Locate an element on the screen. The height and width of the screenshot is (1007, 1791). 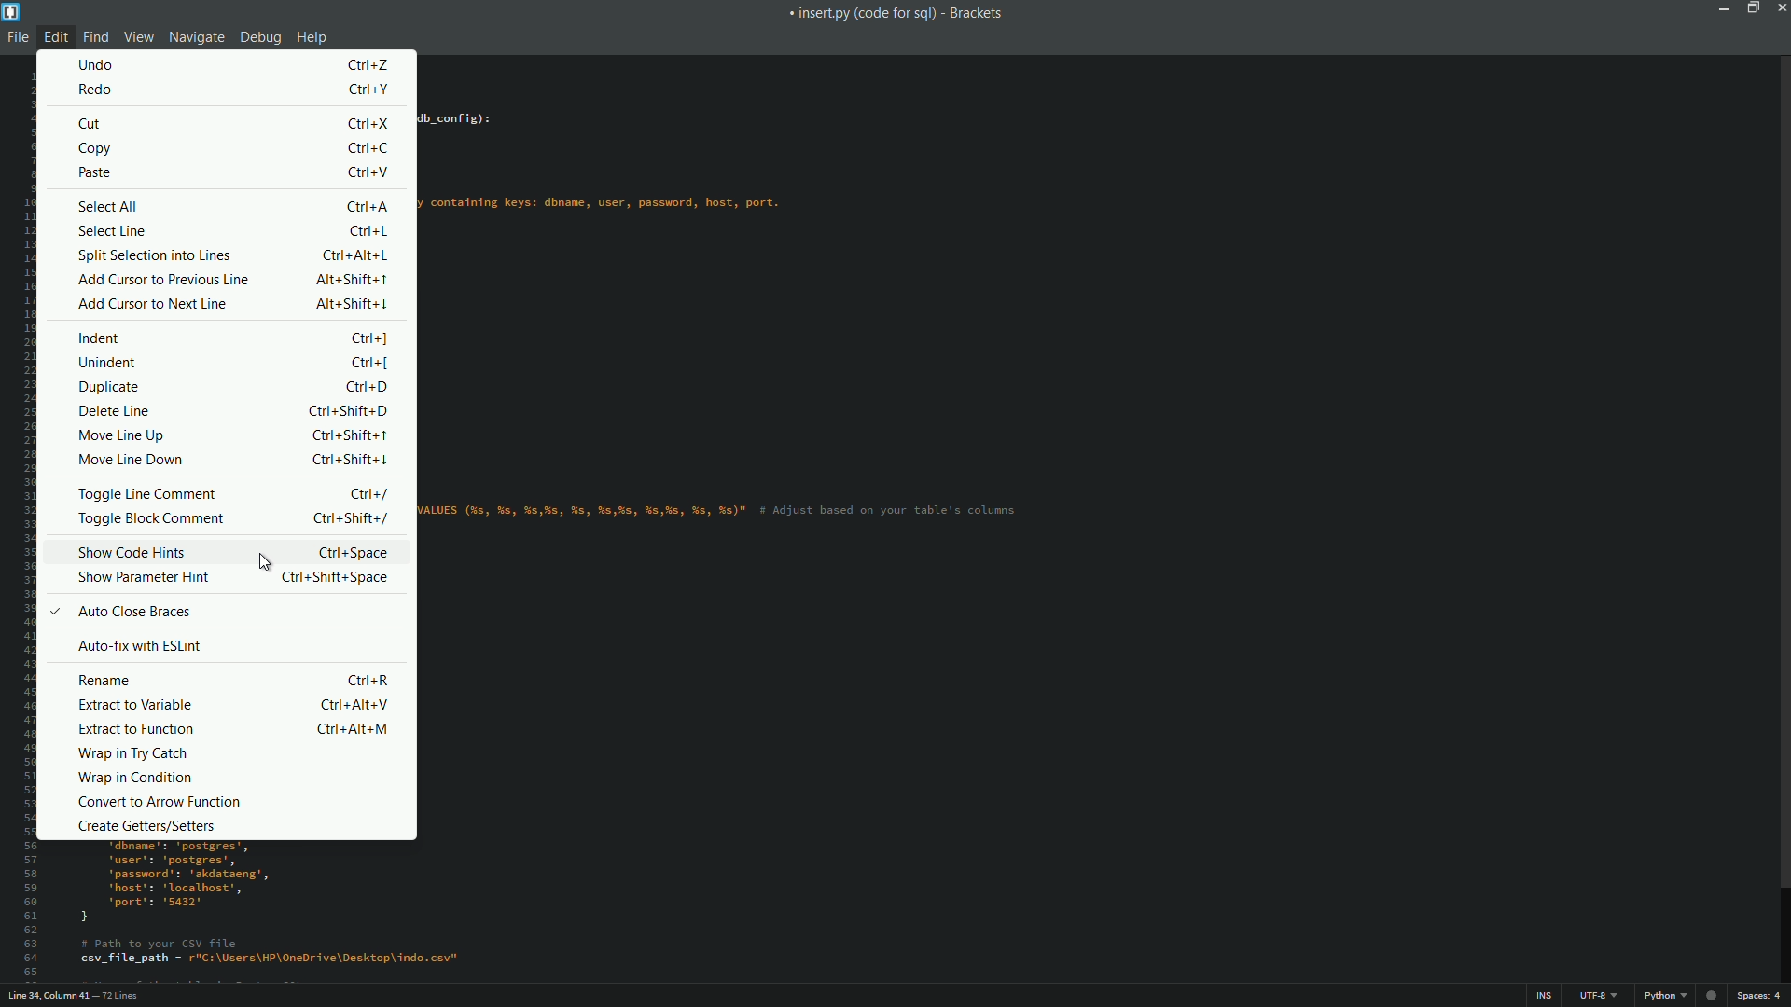
space is located at coordinates (1761, 996).